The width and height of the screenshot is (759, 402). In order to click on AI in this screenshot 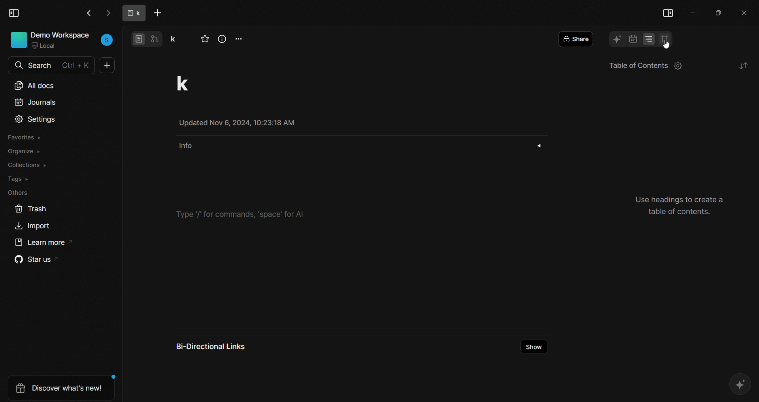, I will do `click(616, 38)`.